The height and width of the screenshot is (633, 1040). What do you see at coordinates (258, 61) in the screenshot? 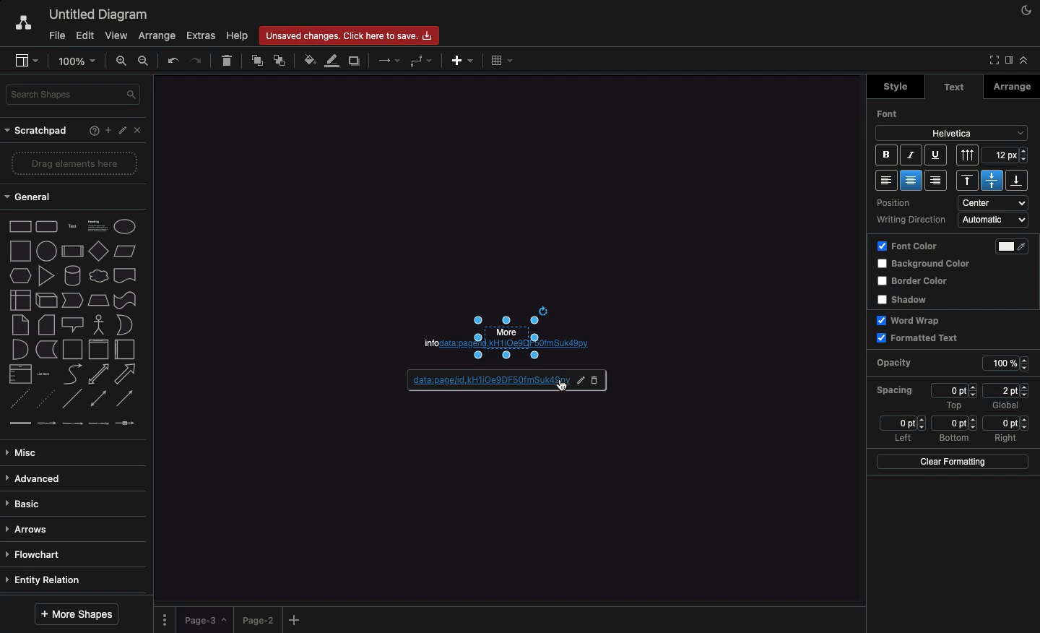
I see `To front` at bounding box center [258, 61].